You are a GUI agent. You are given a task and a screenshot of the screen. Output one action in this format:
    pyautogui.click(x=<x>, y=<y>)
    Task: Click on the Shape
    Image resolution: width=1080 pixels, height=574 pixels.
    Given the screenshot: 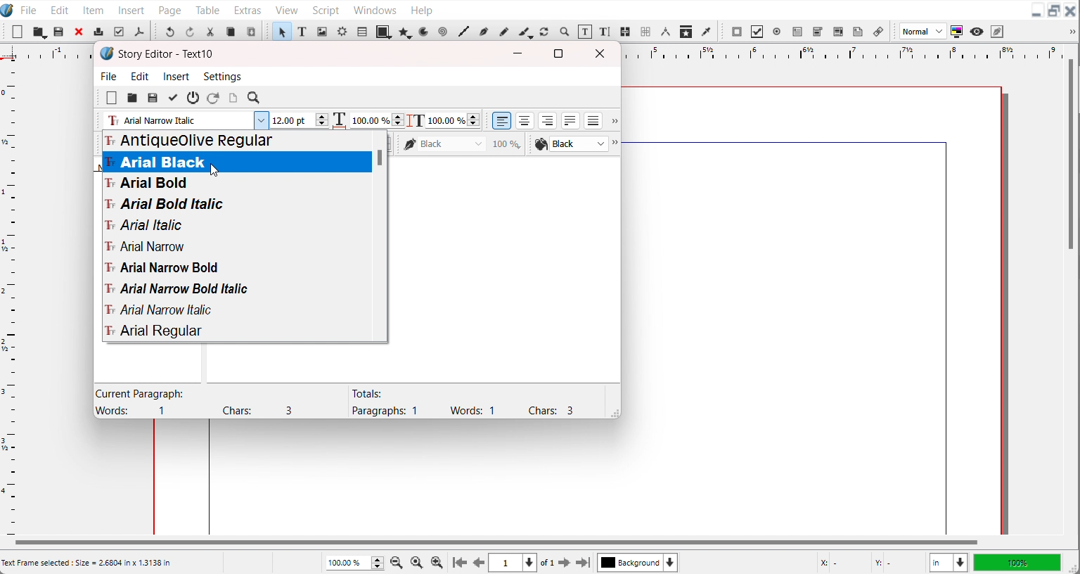 What is the action you would take?
    pyautogui.click(x=384, y=31)
    